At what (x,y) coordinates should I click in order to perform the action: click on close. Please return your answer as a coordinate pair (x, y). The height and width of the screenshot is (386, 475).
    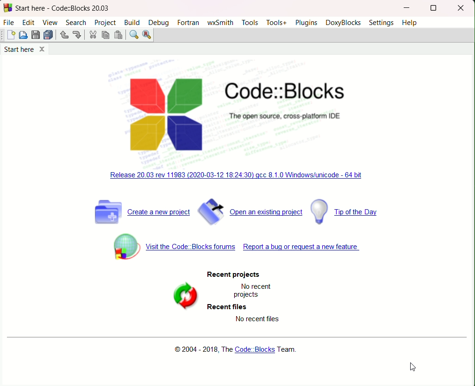
    Looking at the image, I should click on (461, 8).